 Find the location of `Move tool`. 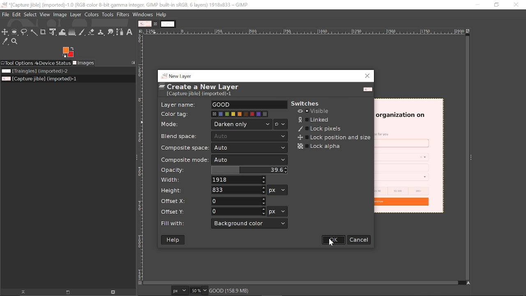

Move tool is located at coordinates (5, 32).